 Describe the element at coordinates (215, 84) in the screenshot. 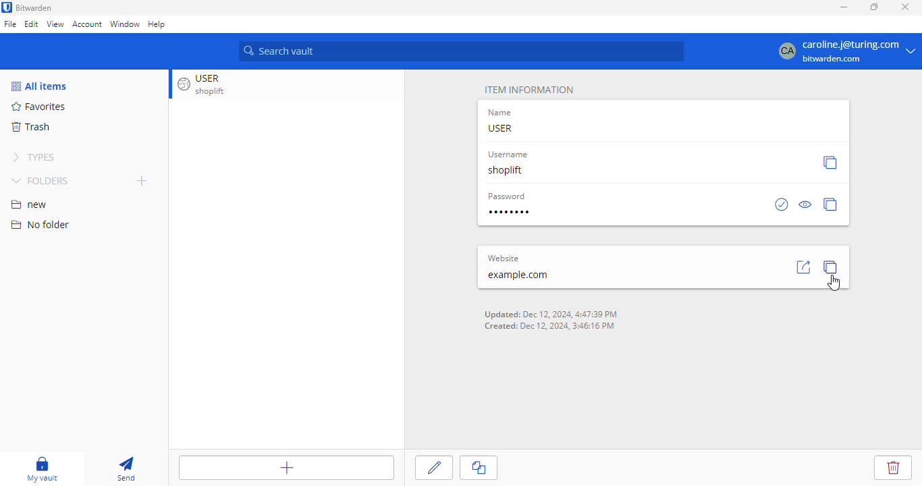

I see `USER   shoplift` at that location.